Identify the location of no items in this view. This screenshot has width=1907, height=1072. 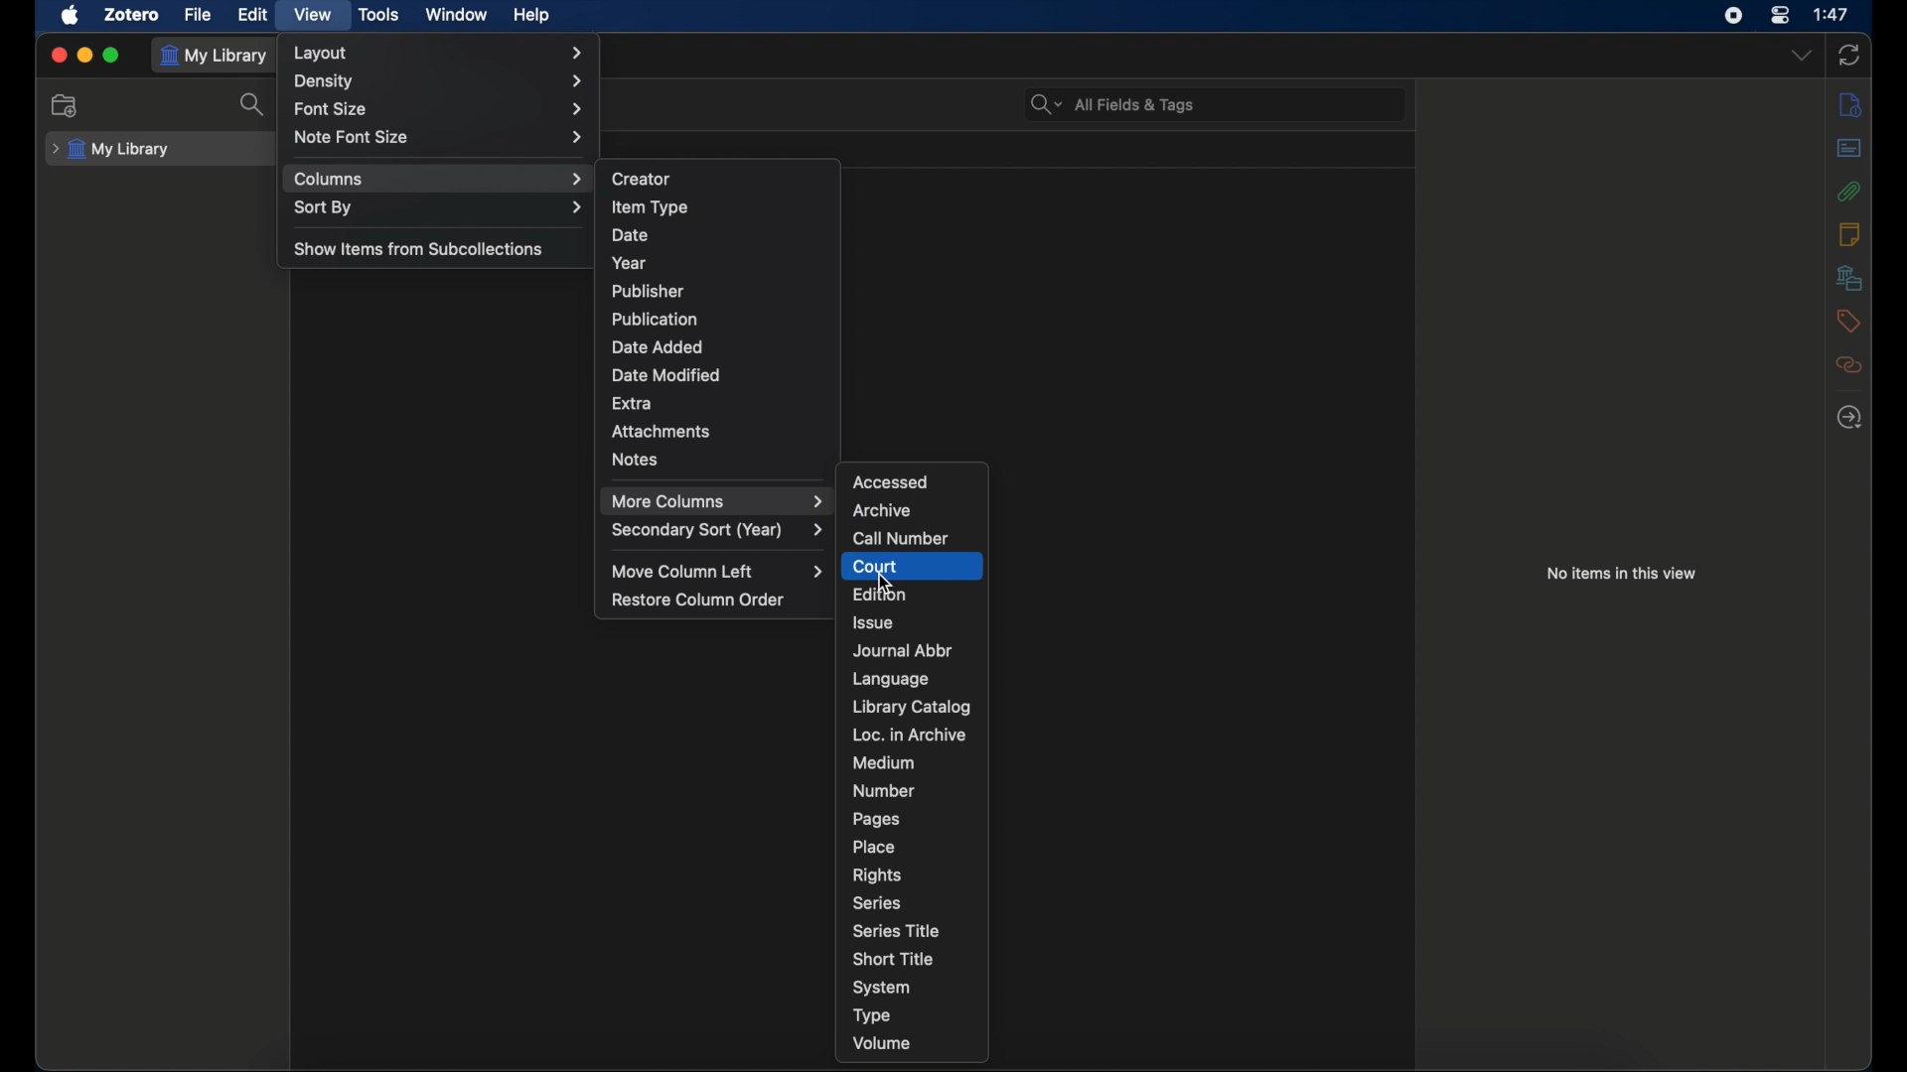
(1622, 574).